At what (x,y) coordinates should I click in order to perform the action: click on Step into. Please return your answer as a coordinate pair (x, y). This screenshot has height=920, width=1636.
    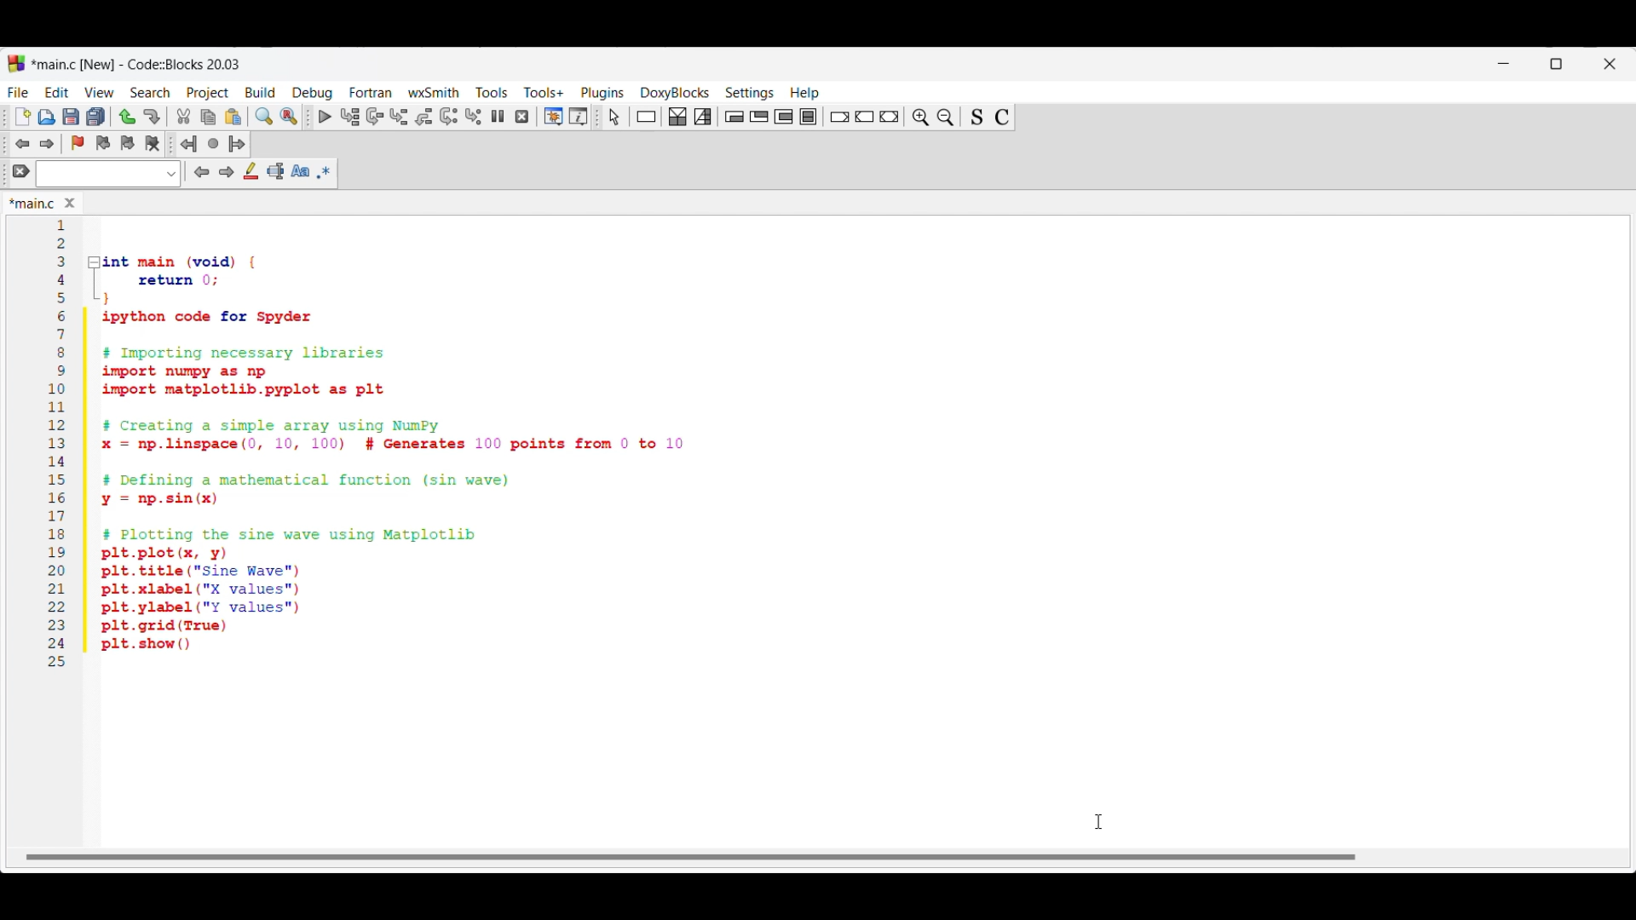
    Looking at the image, I should click on (399, 117).